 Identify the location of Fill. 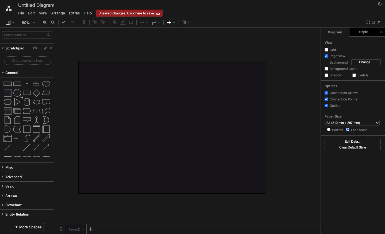
(115, 23).